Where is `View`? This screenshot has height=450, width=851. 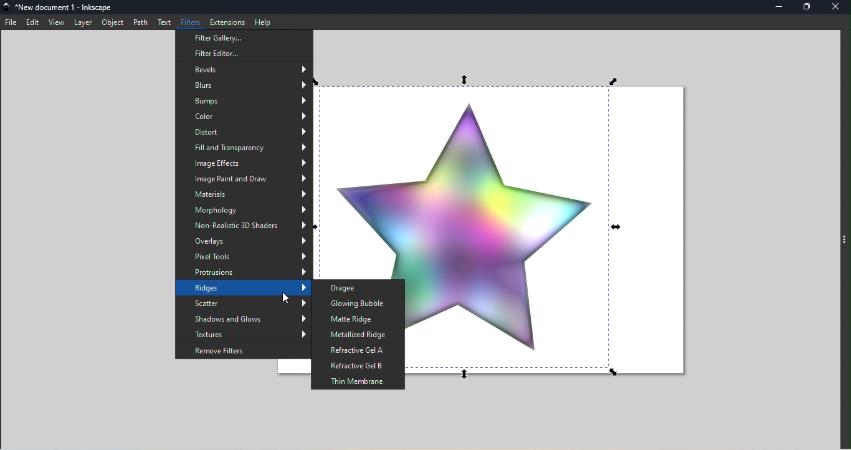 View is located at coordinates (58, 23).